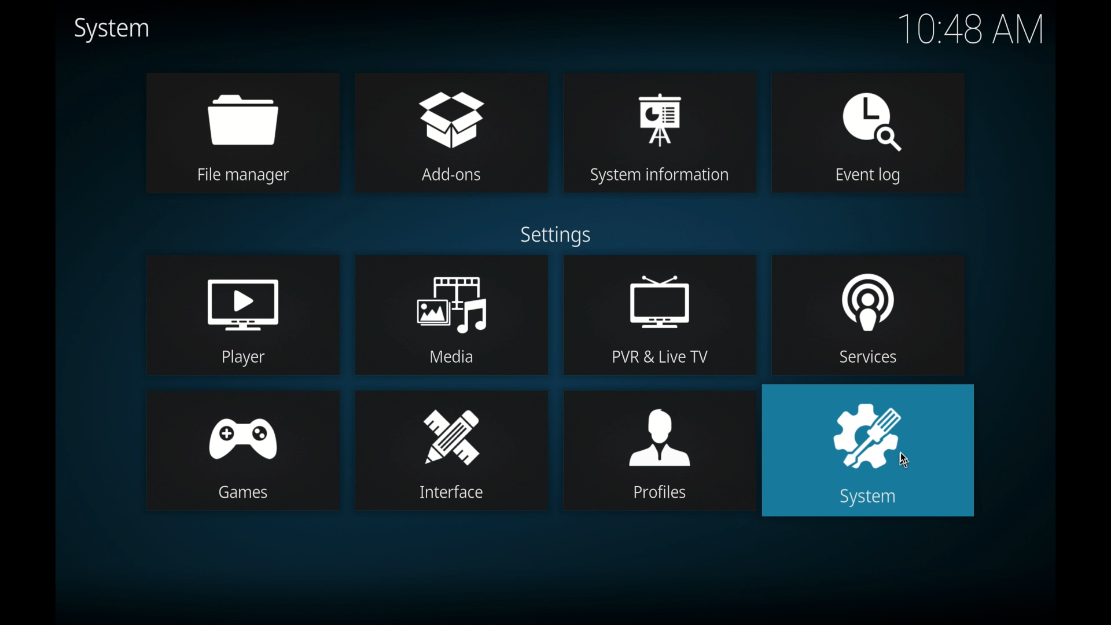 The width and height of the screenshot is (1111, 625). Describe the element at coordinates (660, 315) in the screenshot. I see `pvr &  live tv` at that location.